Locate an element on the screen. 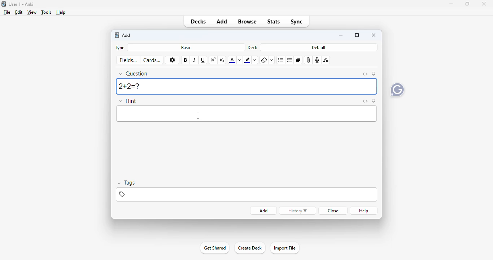 The image size is (493, 260). change color is located at coordinates (240, 60).